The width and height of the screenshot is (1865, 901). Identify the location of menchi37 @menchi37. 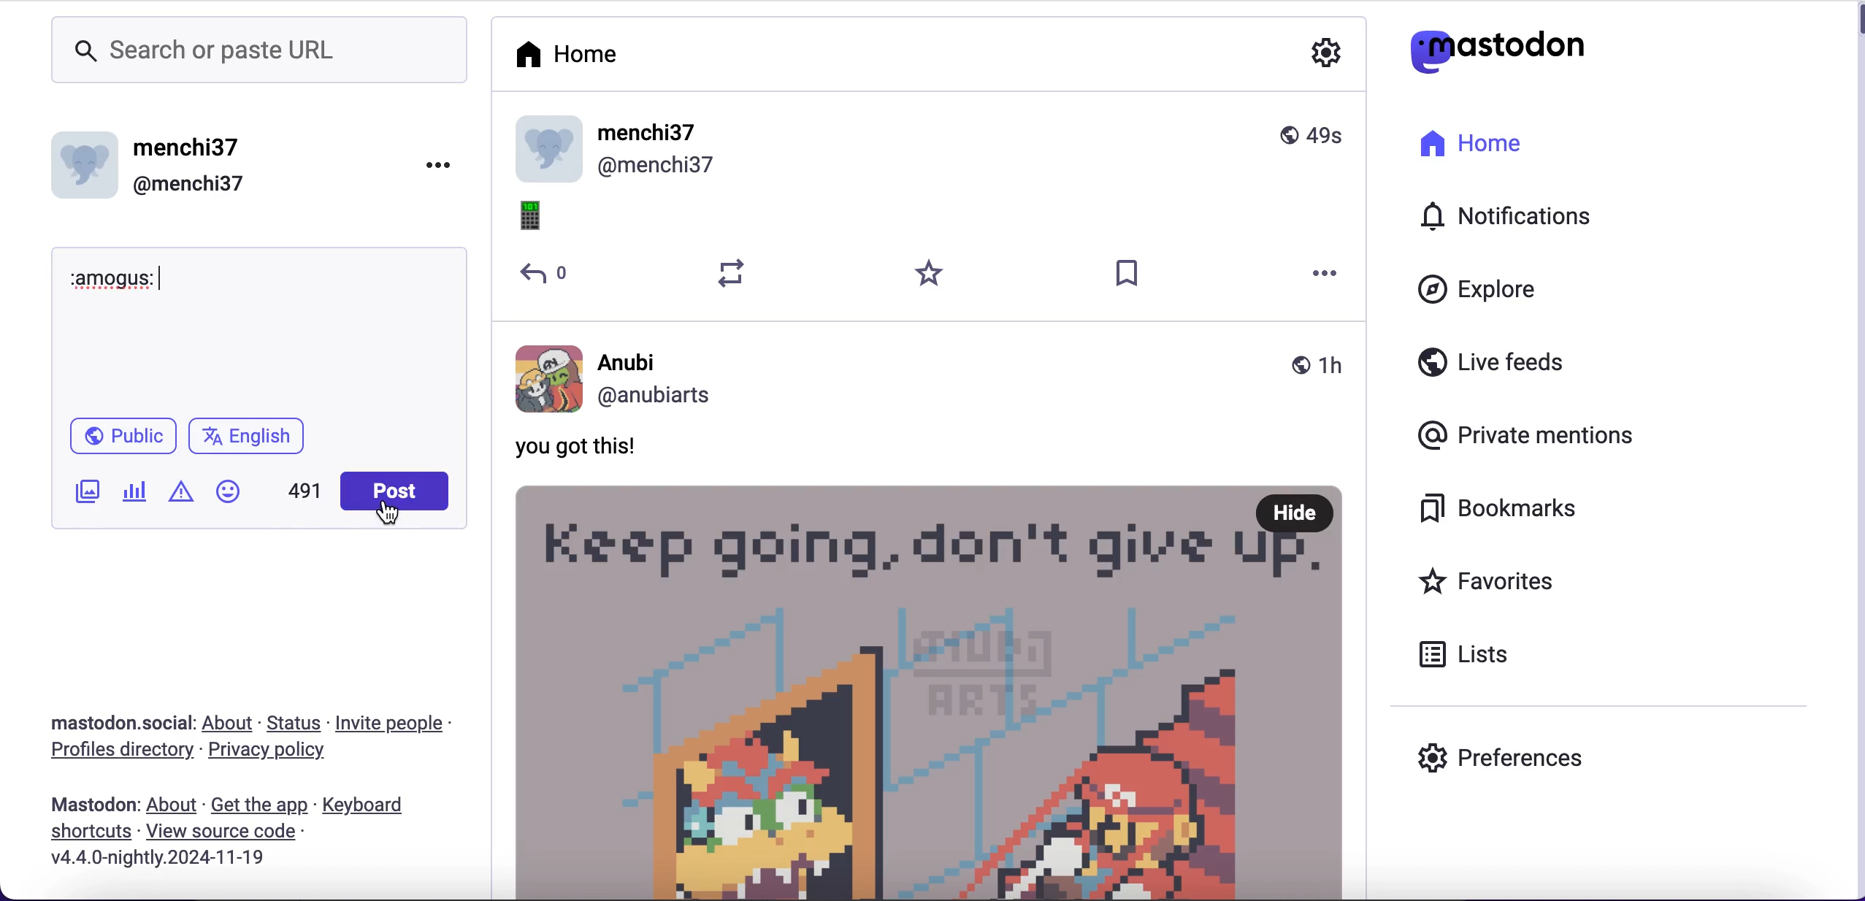
(156, 169).